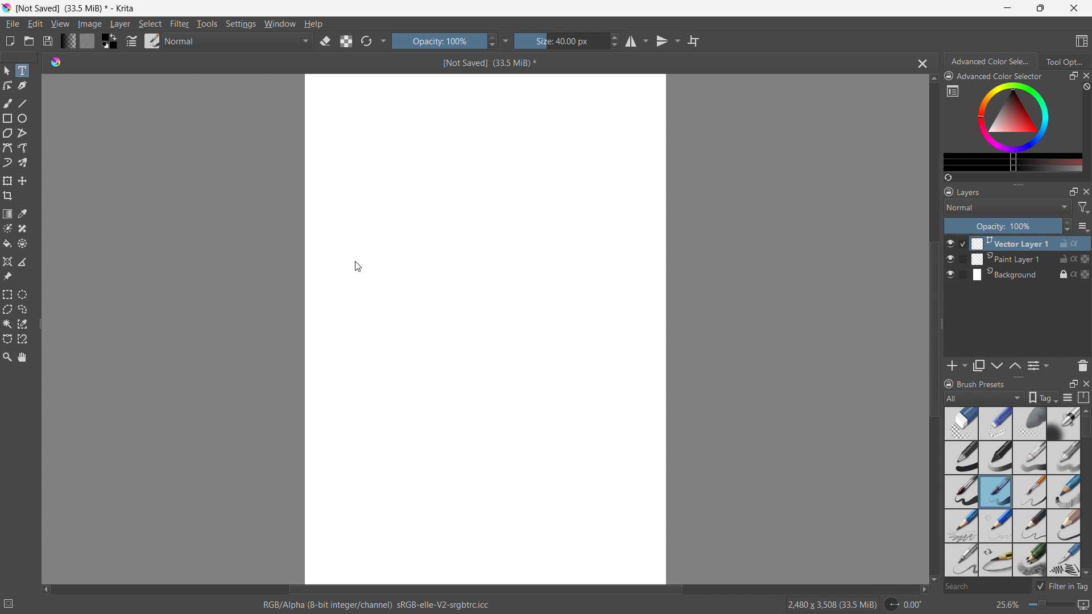  Describe the element at coordinates (1074, 8) in the screenshot. I see `close` at that location.